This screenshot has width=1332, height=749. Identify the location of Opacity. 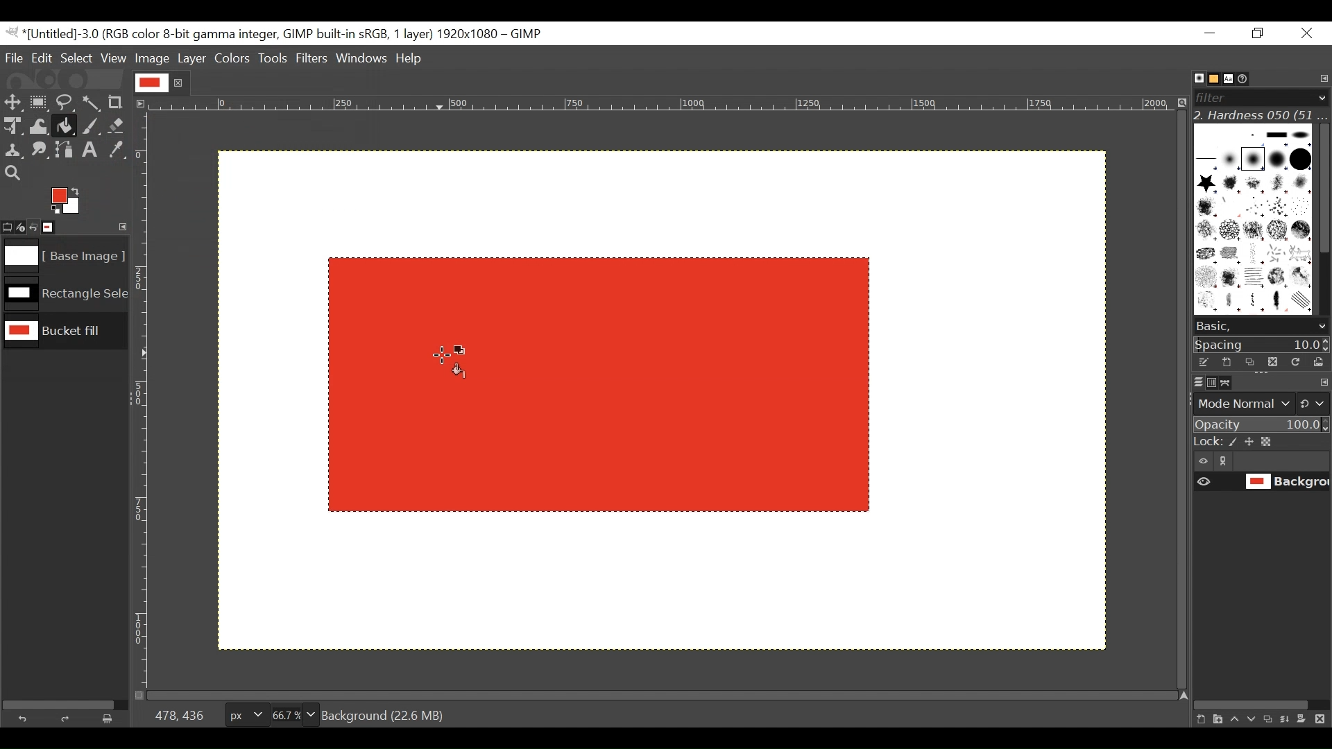
(1260, 425).